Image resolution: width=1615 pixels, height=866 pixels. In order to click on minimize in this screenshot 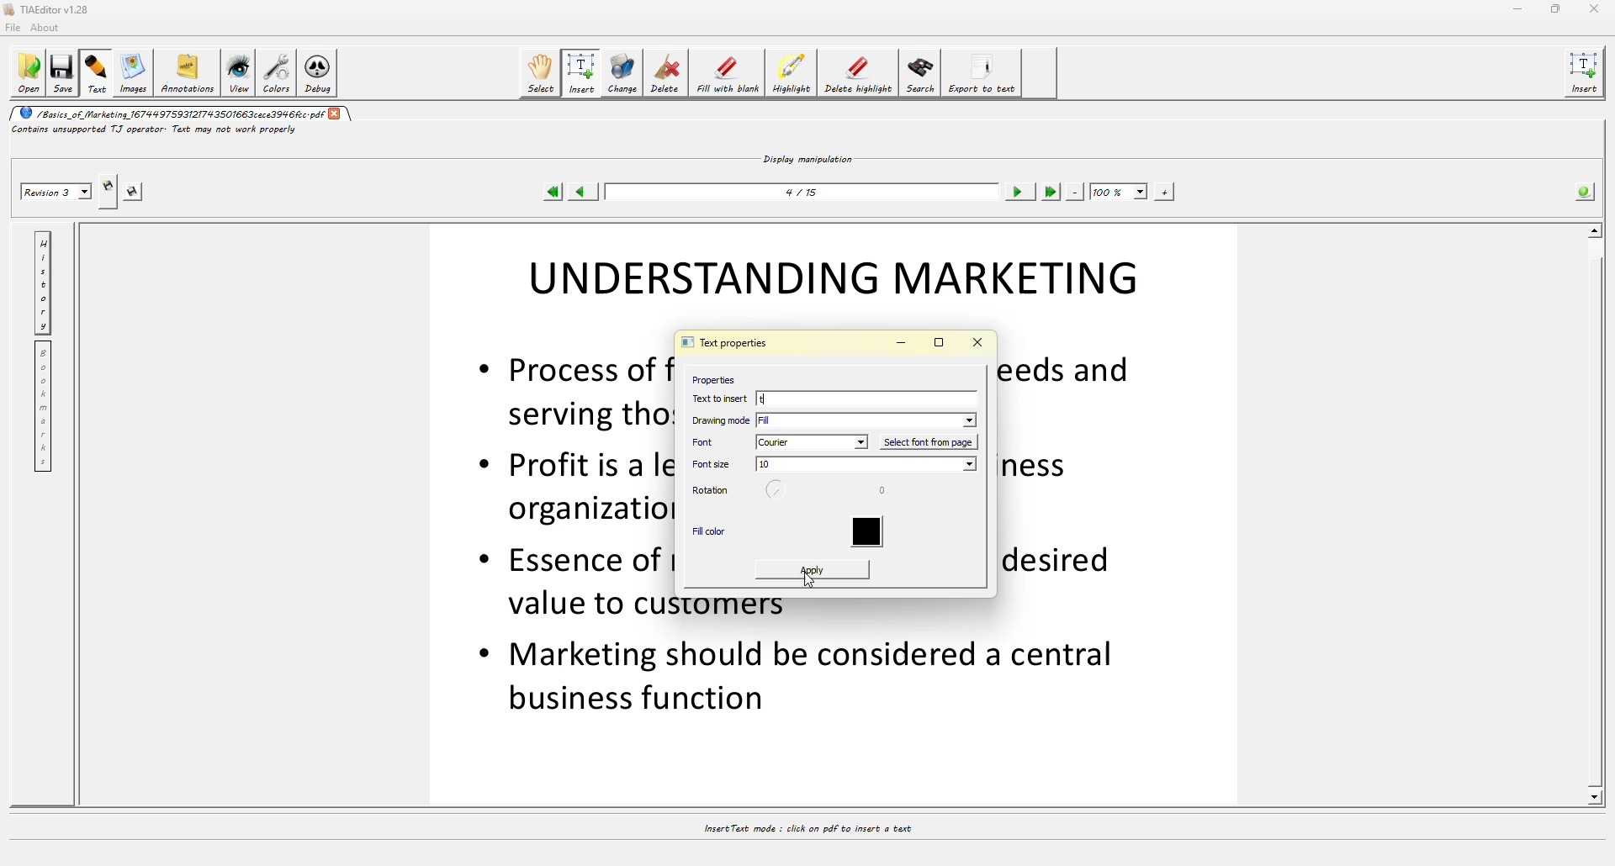, I will do `click(901, 344)`.